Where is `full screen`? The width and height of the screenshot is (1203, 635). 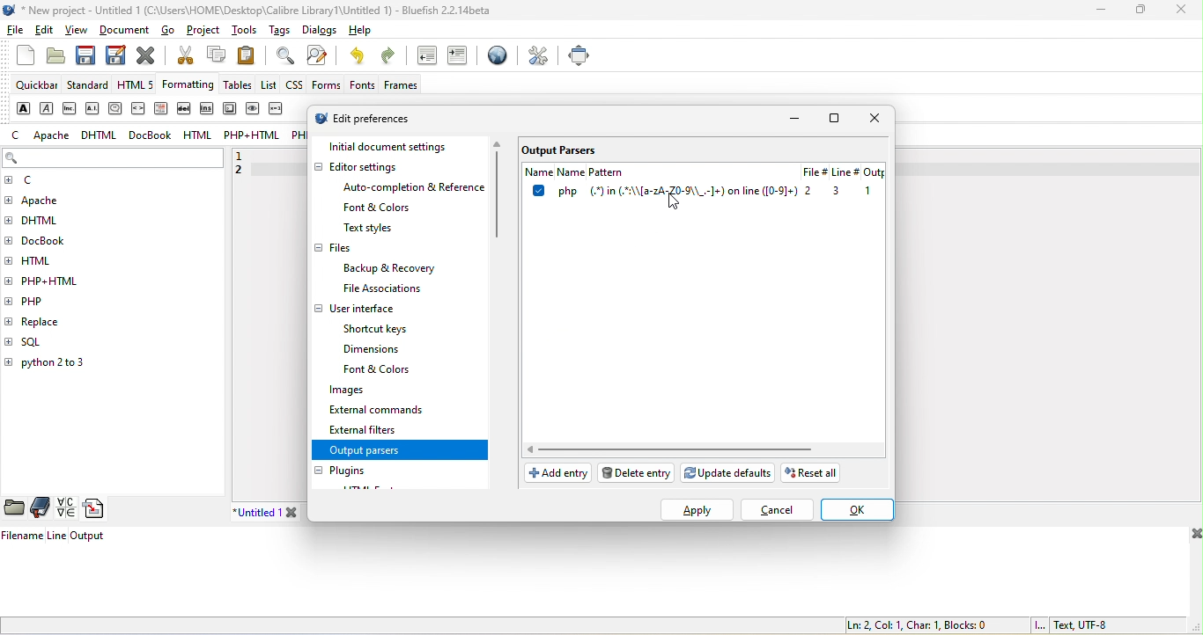 full screen is located at coordinates (579, 55).